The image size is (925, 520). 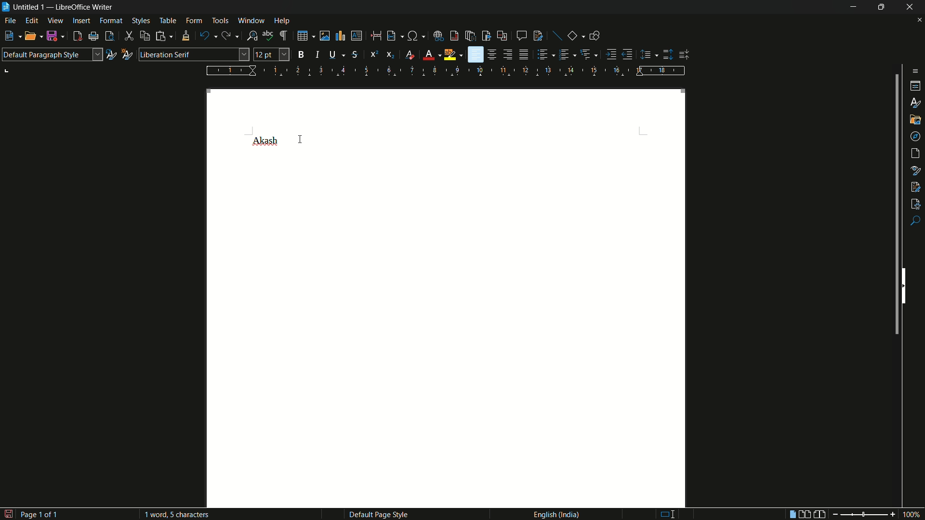 I want to click on underline, so click(x=332, y=54).